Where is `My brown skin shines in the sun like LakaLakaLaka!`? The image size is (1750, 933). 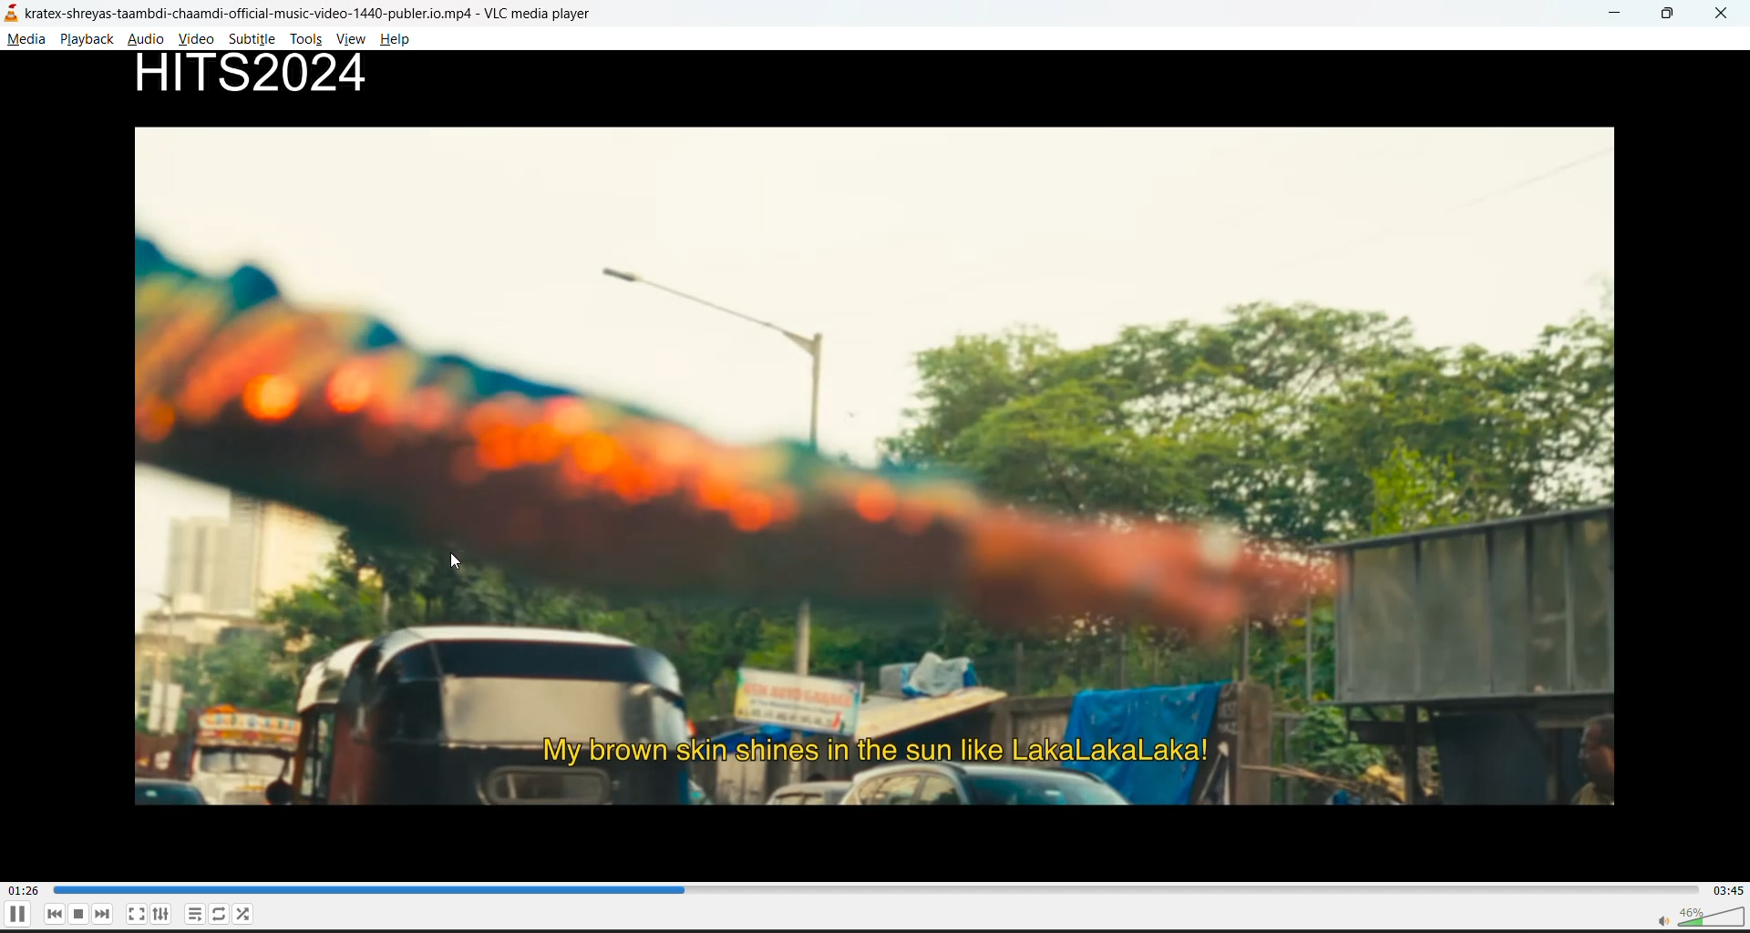
My brown skin shines in the sun like LakaLakaLaka! is located at coordinates (891, 745).